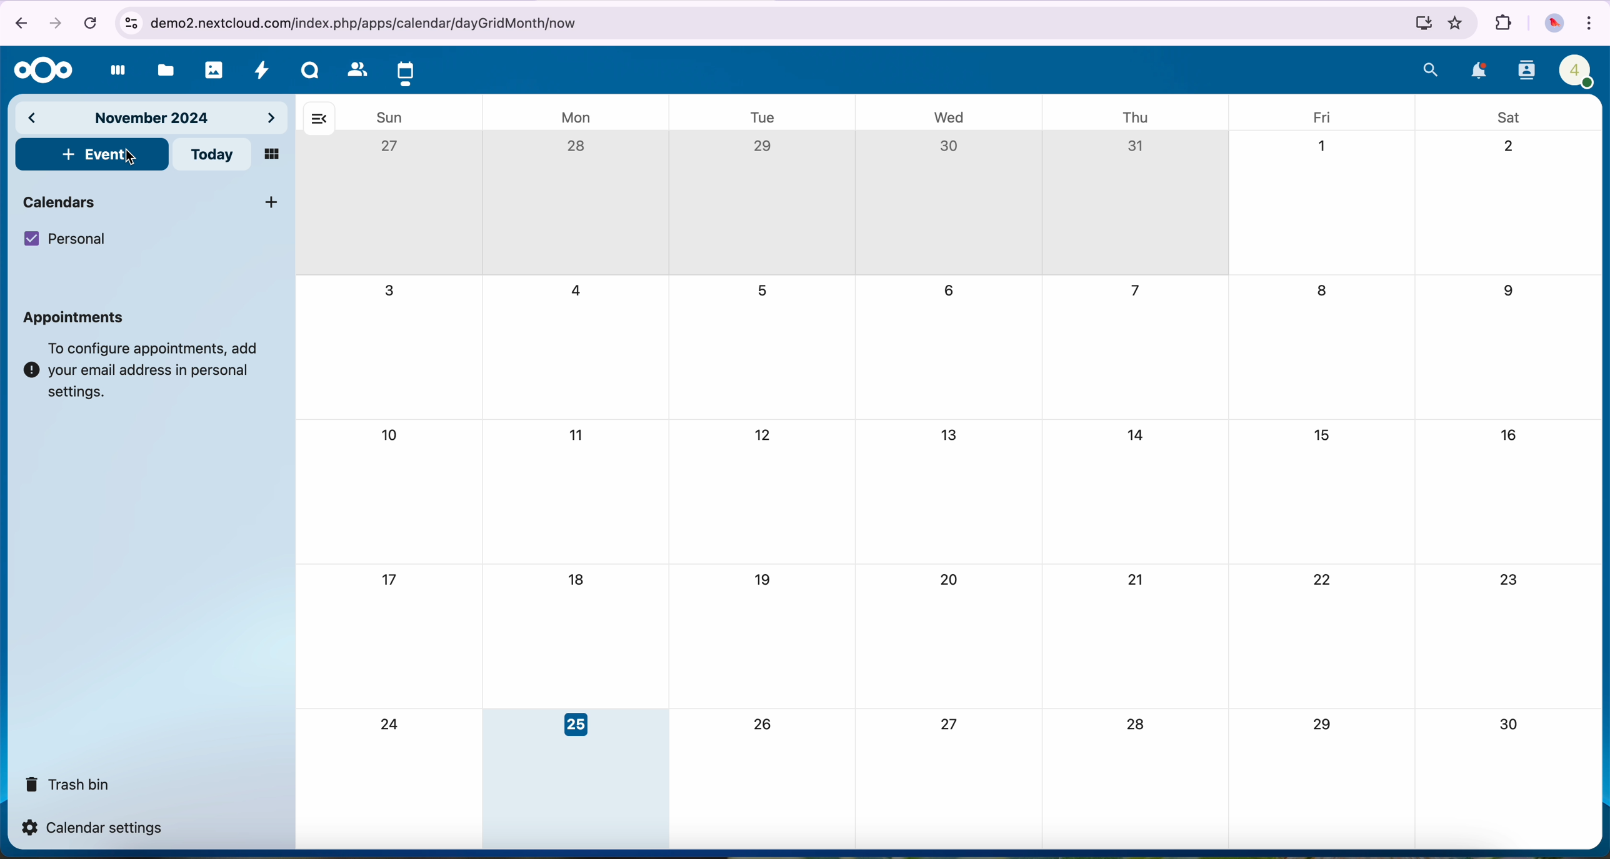 The width and height of the screenshot is (1610, 859). I want to click on mosaic view, so click(272, 154).